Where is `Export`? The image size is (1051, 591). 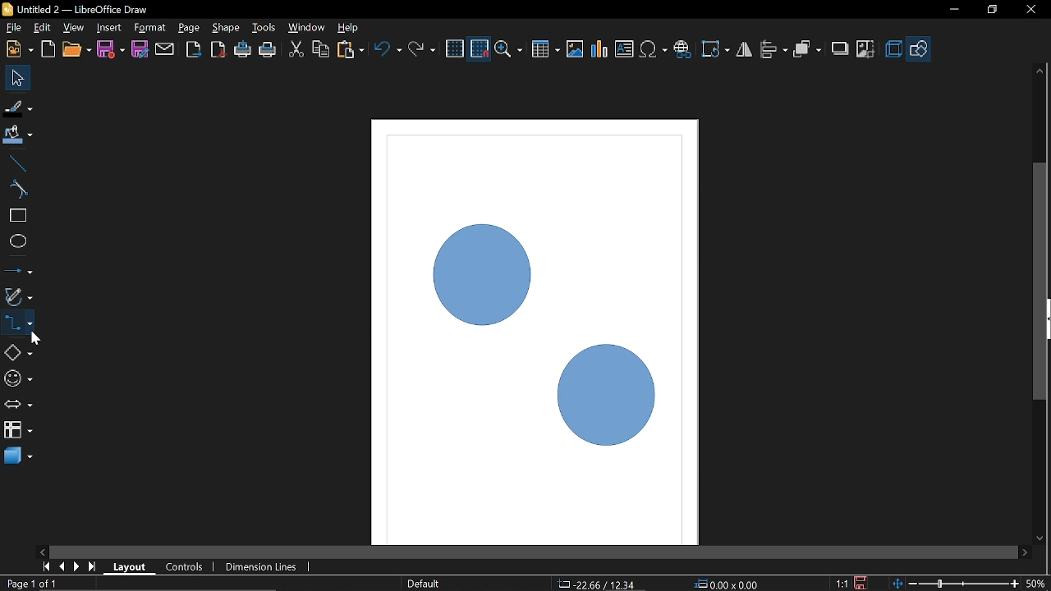
Export is located at coordinates (195, 49).